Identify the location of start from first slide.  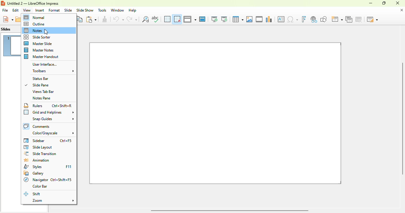
(214, 19).